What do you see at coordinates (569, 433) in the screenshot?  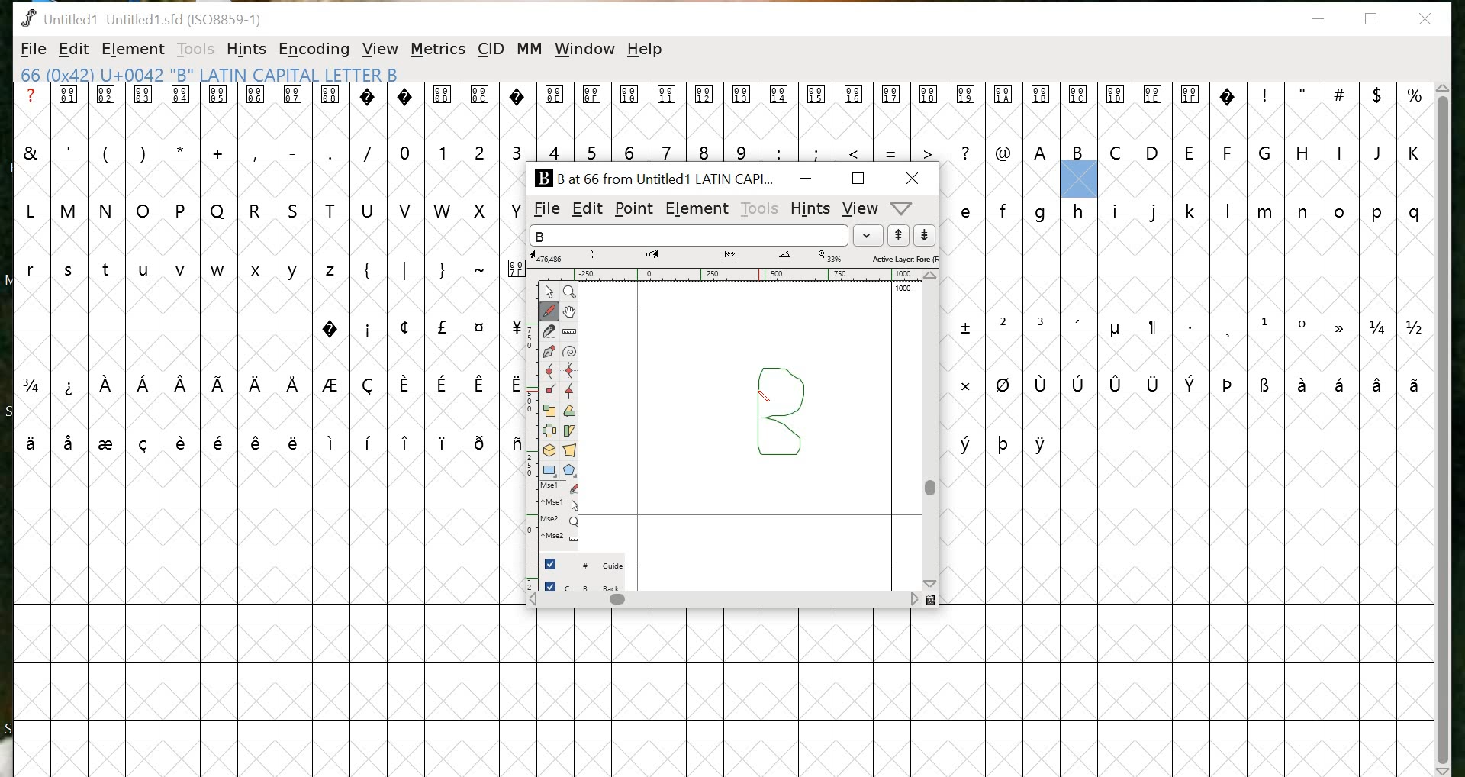 I see `Skew` at bounding box center [569, 433].